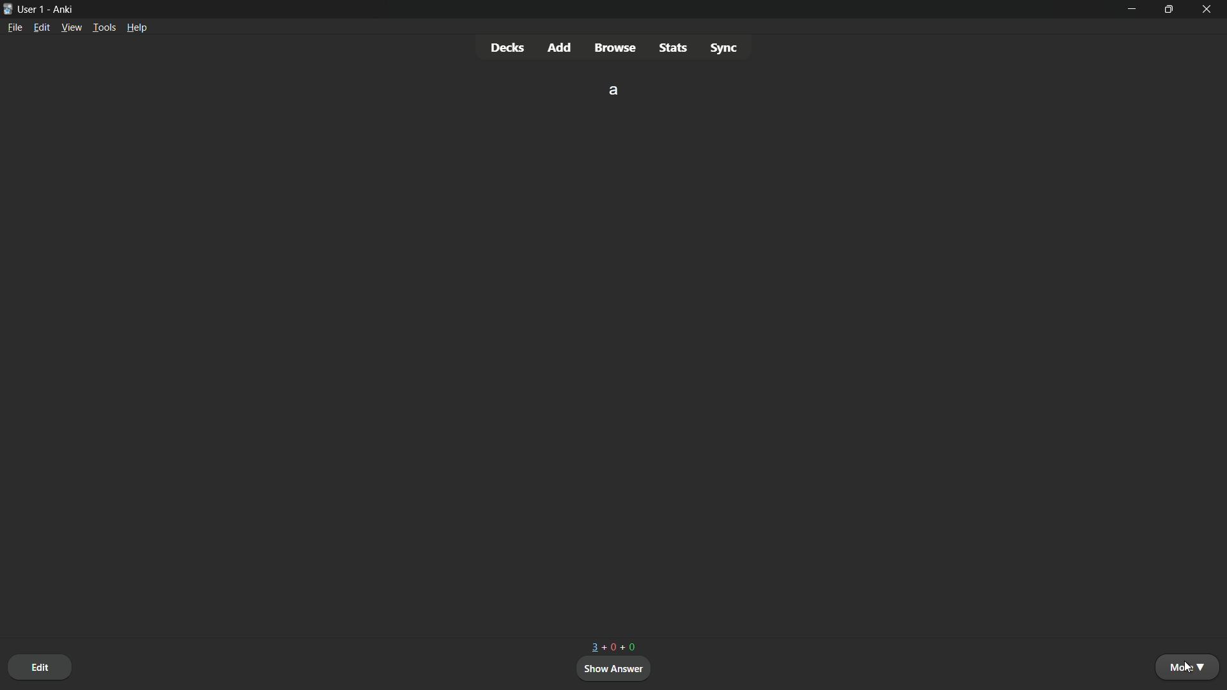 The image size is (1227, 690). Describe the element at coordinates (672, 47) in the screenshot. I see `stats` at that location.